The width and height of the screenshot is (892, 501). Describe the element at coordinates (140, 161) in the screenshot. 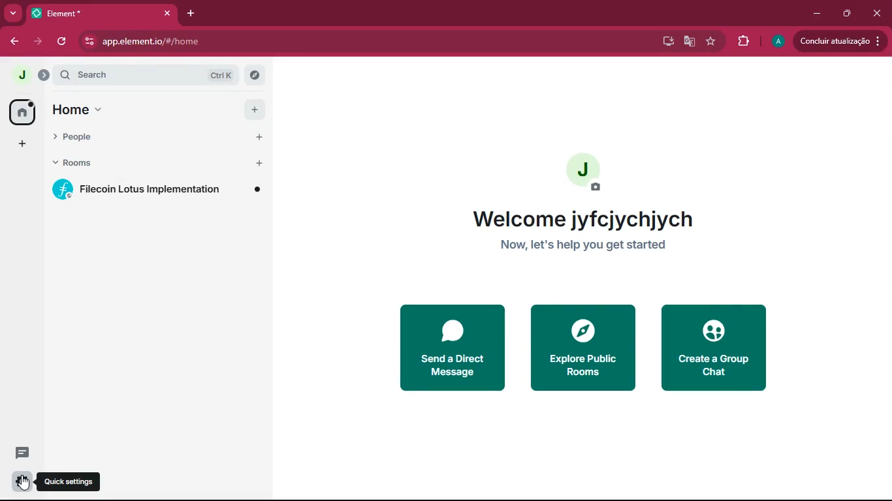

I see `rooms` at that location.